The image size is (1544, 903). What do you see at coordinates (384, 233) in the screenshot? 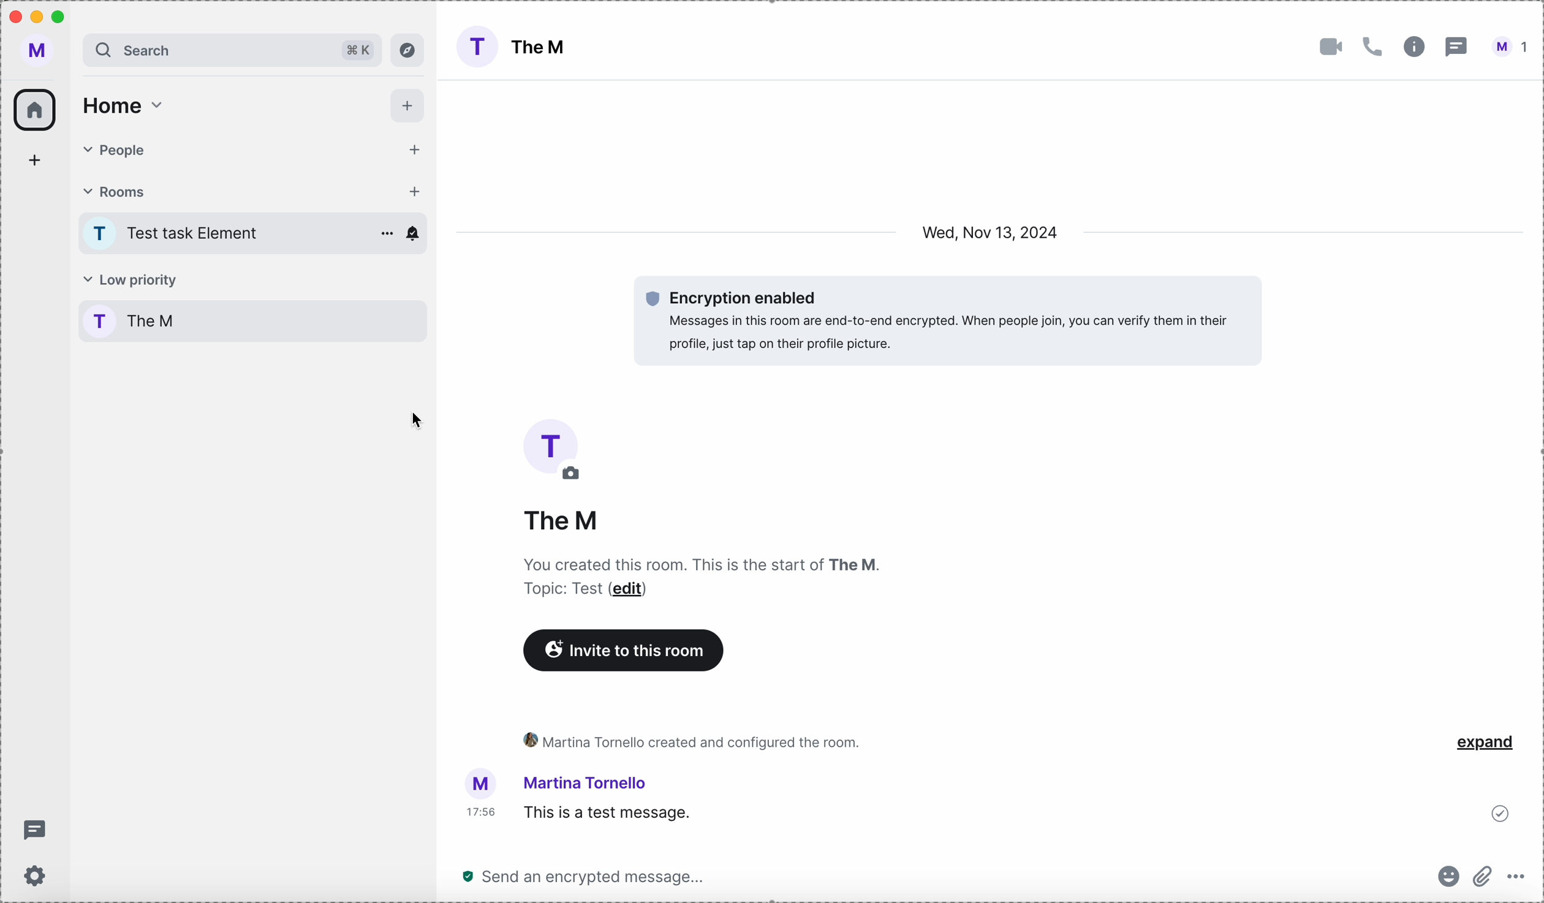
I see `more options` at bounding box center [384, 233].